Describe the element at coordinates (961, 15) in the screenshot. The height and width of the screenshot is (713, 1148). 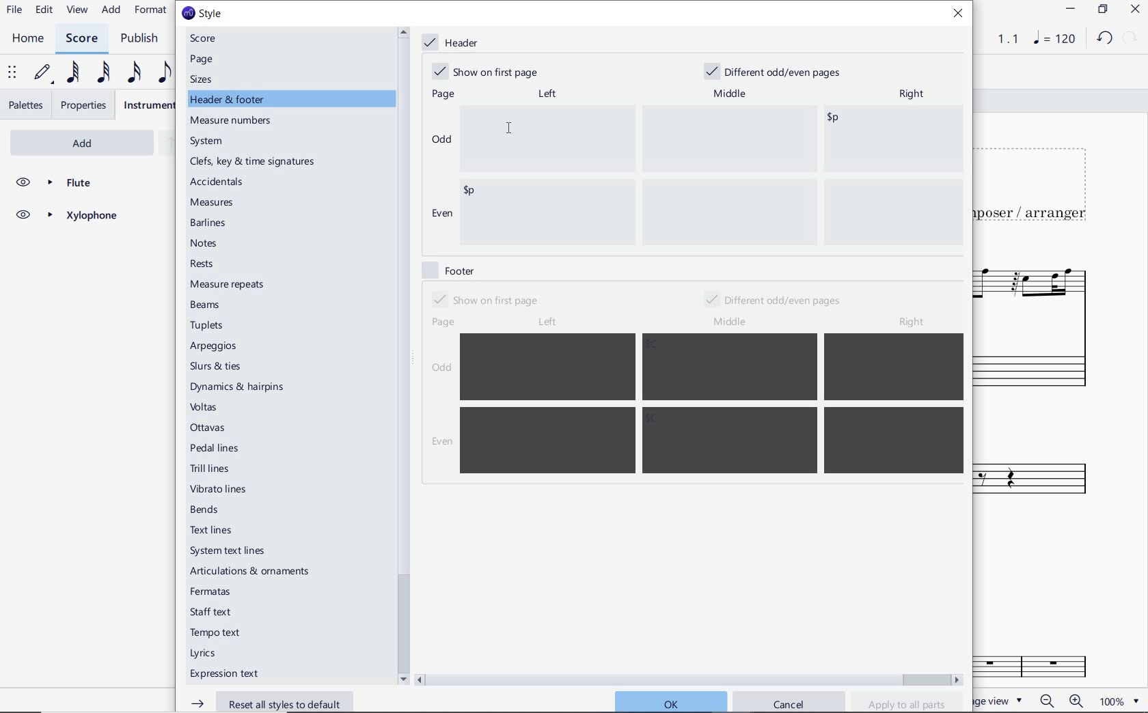
I see `close` at that location.